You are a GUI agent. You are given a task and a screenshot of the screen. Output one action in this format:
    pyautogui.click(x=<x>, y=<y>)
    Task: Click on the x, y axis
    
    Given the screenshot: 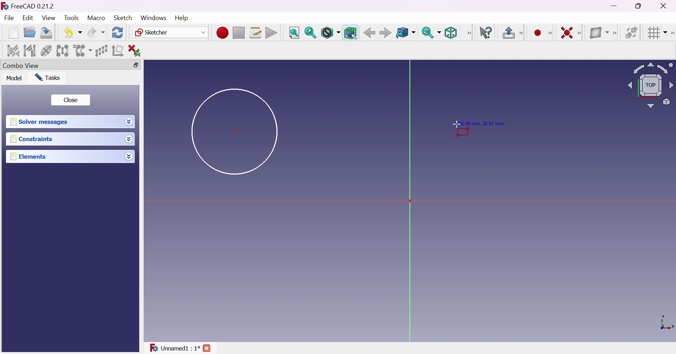 What is the action you would take?
    pyautogui.click(x=666, y=323)
    